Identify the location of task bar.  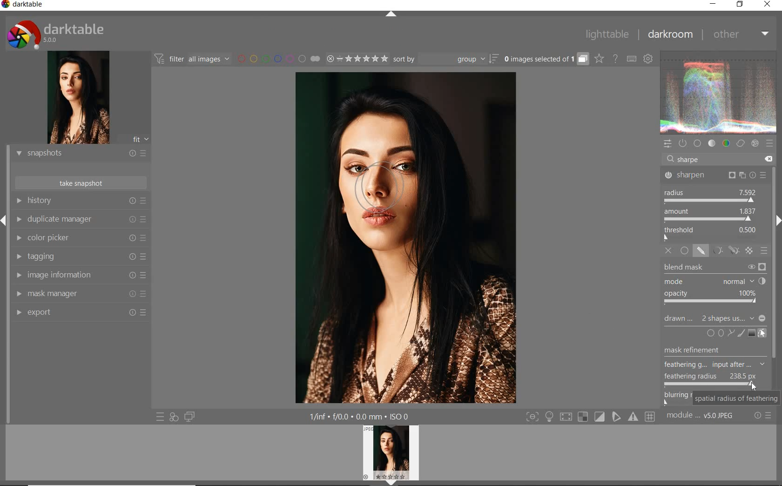
(775, 287).